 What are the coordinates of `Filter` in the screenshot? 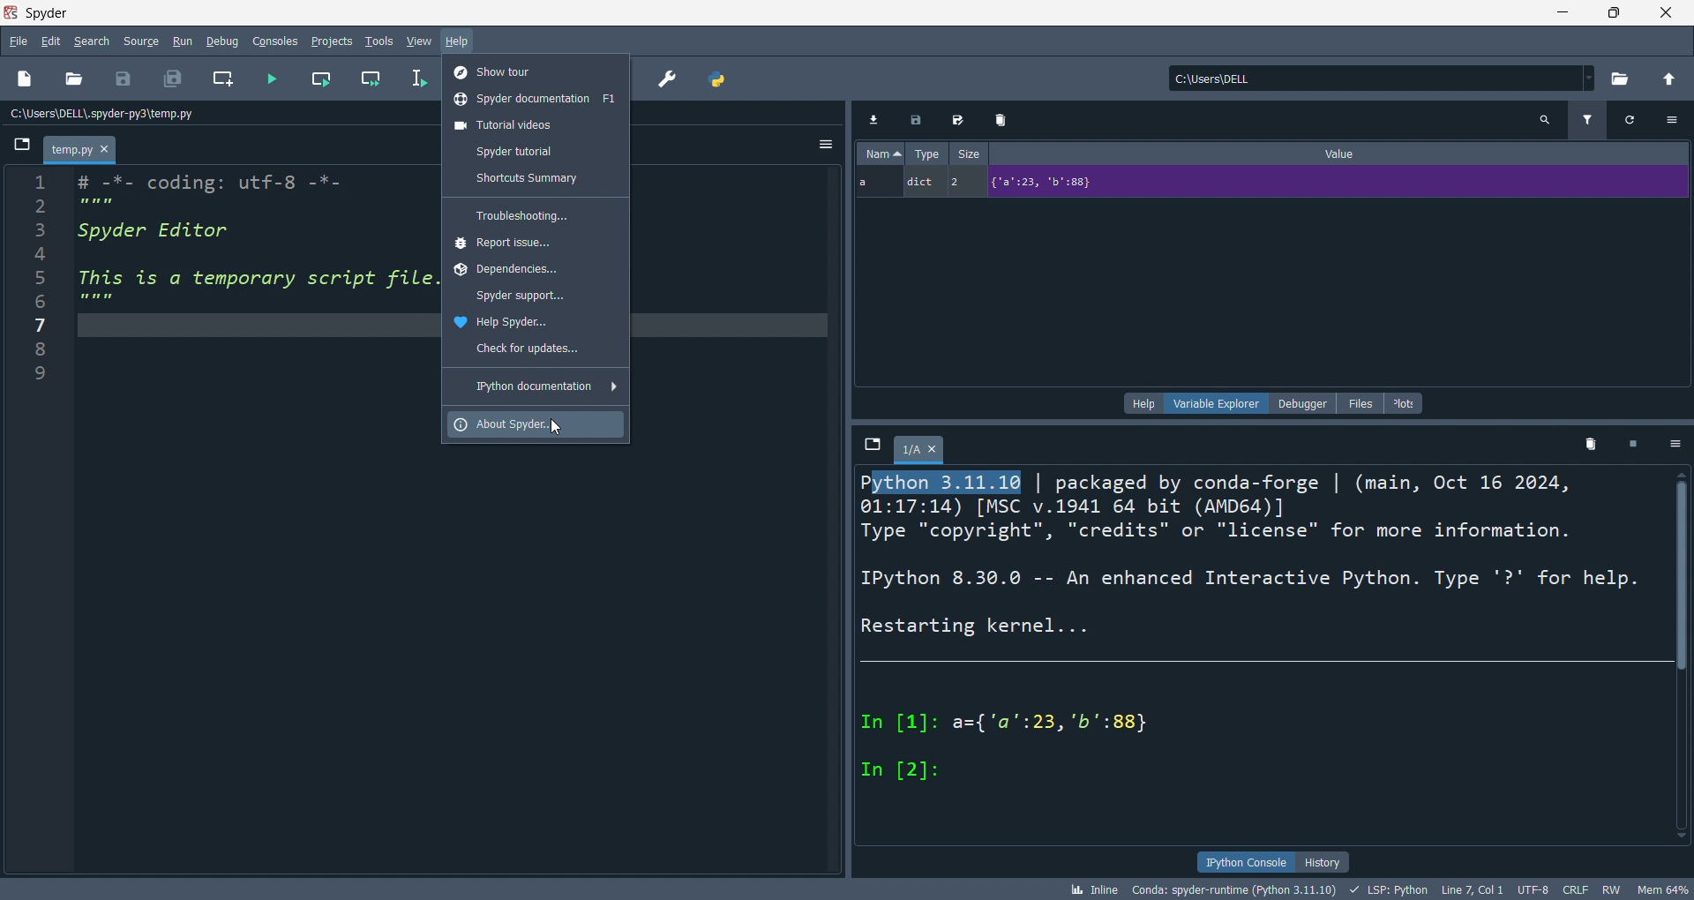 It's located at (1588, 121).